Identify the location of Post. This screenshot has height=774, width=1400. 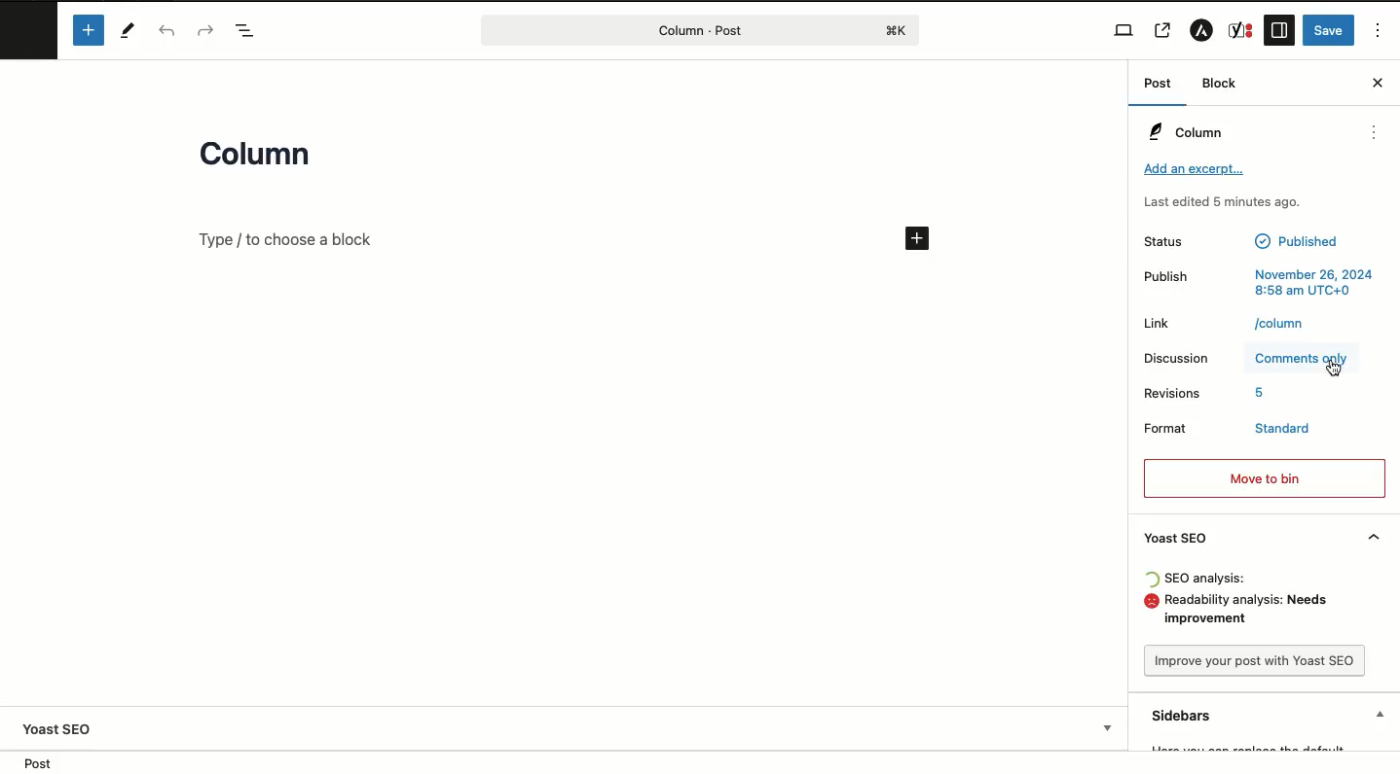
(681, 30).